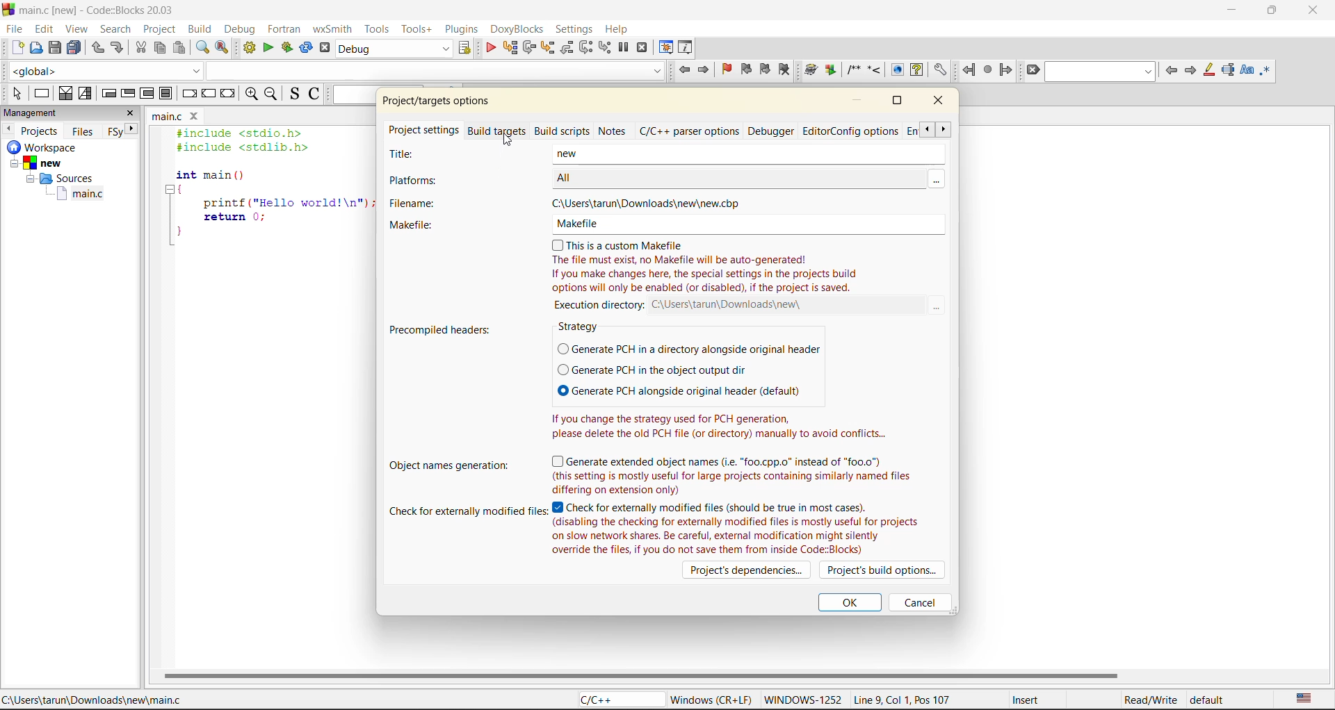  Describe the element at coordinates (44, 28) in the screenshot. I see `edit` at that location.